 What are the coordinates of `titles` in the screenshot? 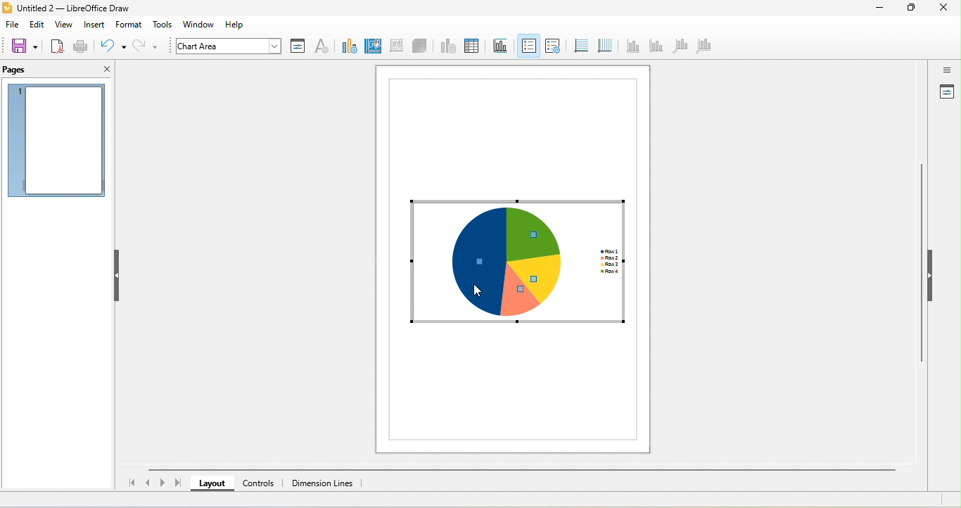 It's located at (498, 46).